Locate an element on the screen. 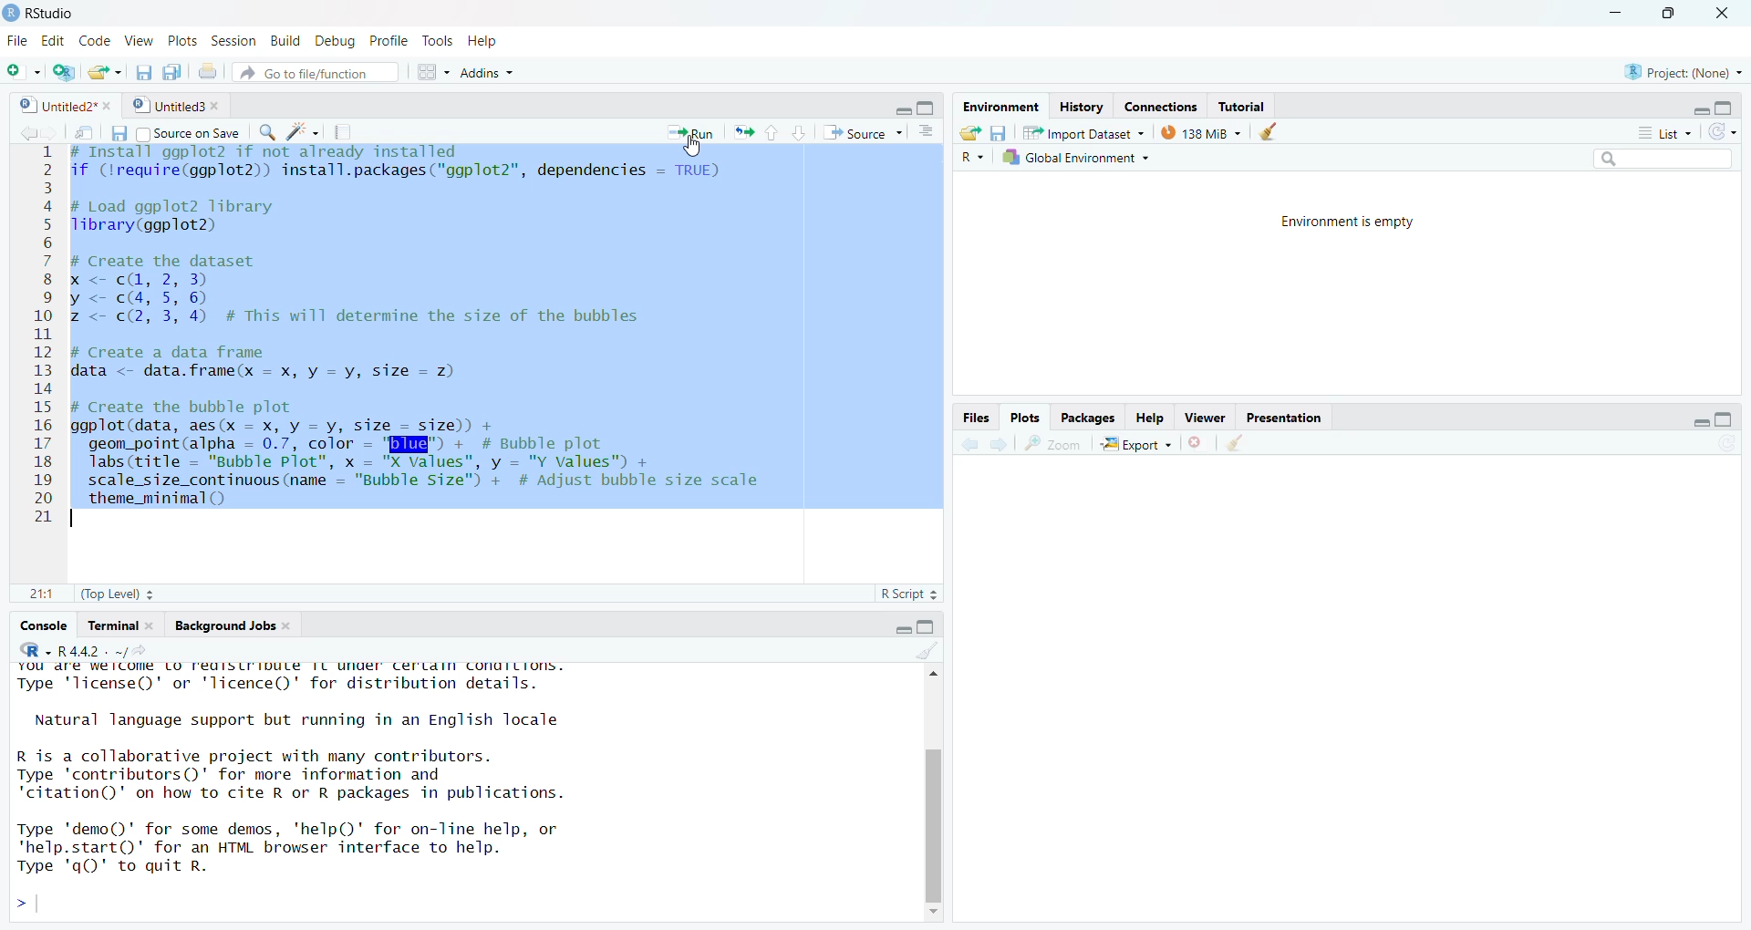 This screenshot has width=1751, height=930. Find/Replace is located at coordinates (266, 133).